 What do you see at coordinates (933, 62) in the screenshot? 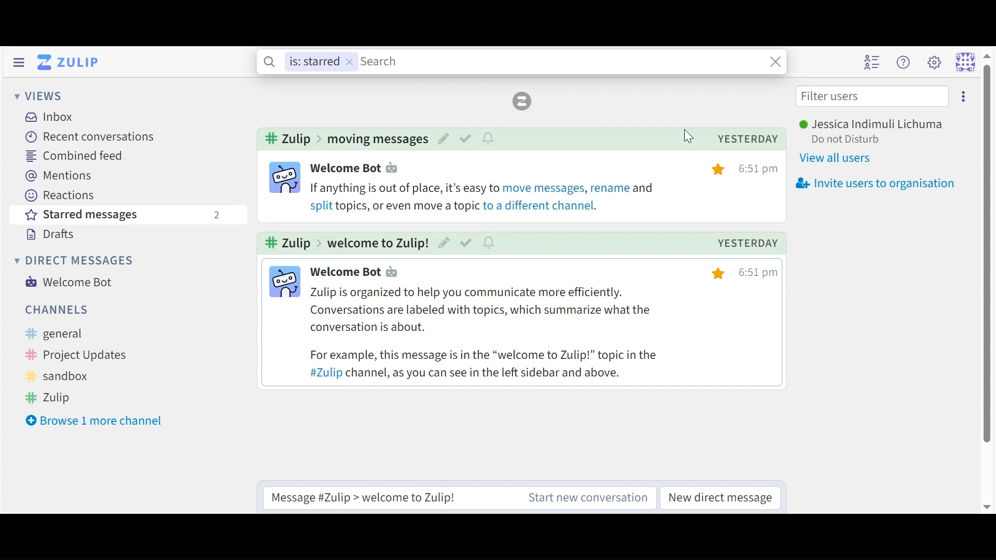
I see `main menu` at bounding box center [933, 62].